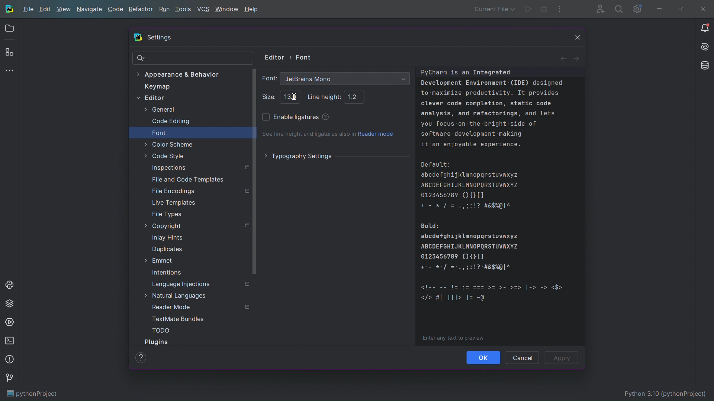 Image resolution: width=714 pixels, height=401 pixels. I want to click on Plugins, so click(158, 342).